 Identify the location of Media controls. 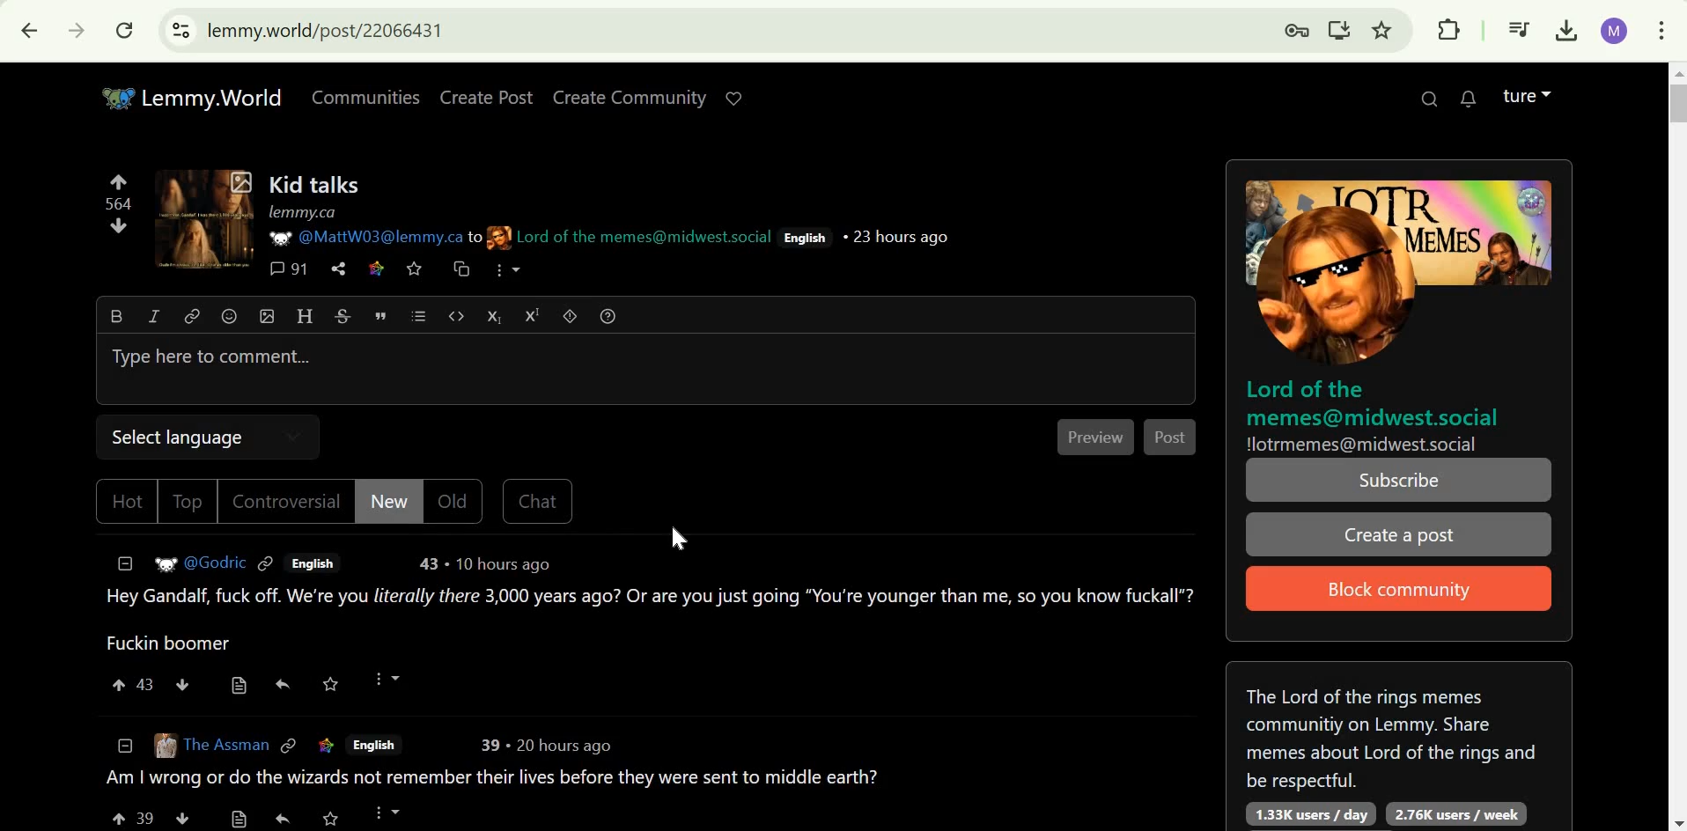
(1520, 28).